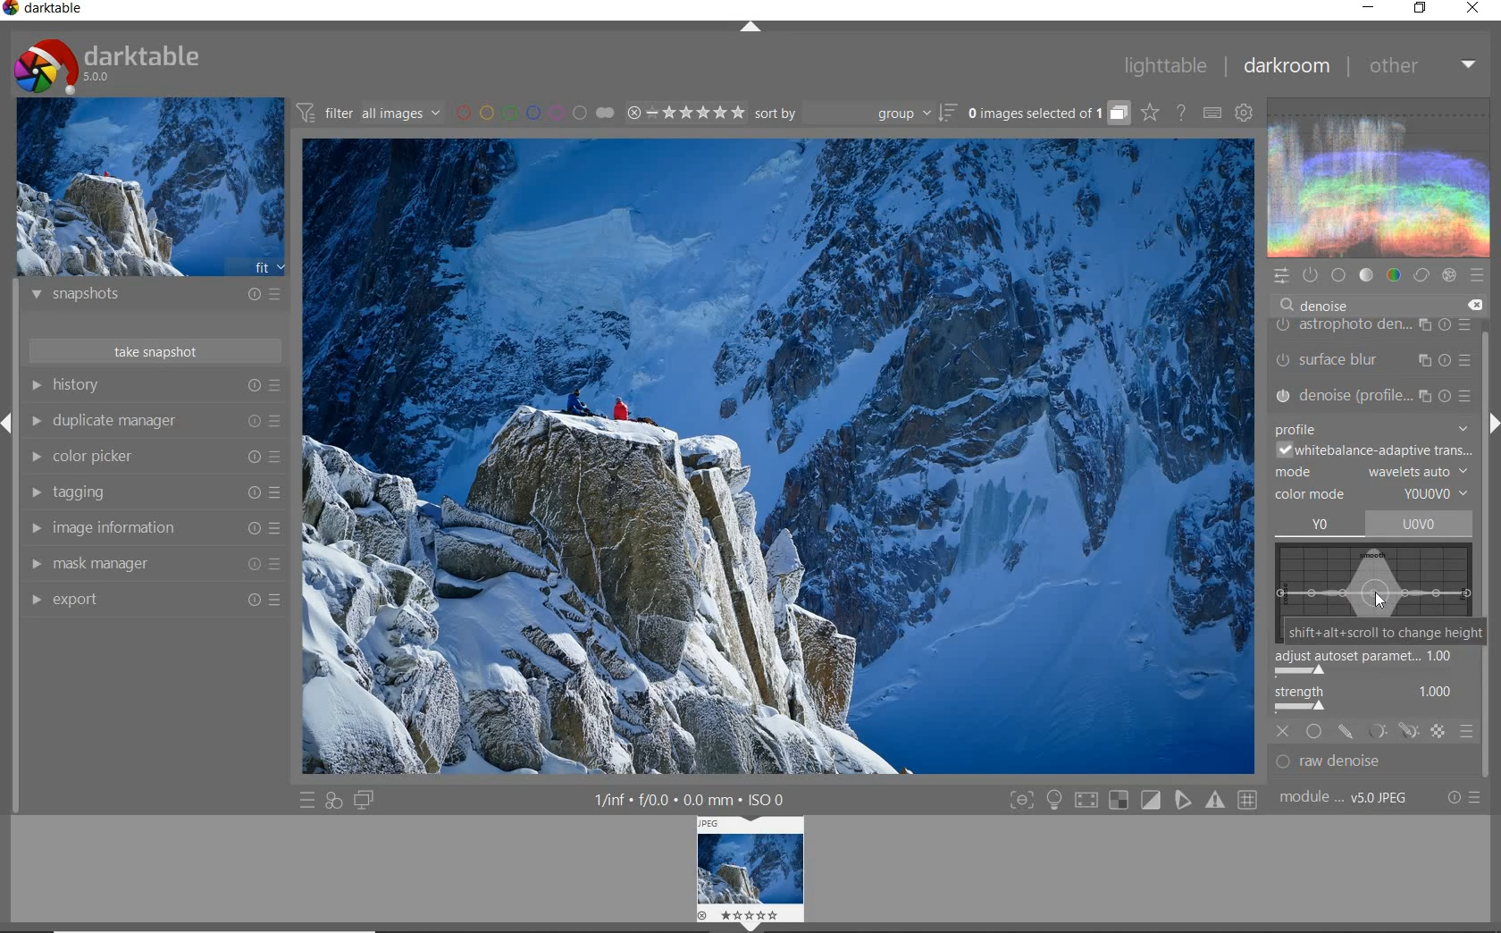 The image size is (1501, 933). Describe the element at coordinates (1377, 361) in the screenshot. I see `surface blur` at that location.